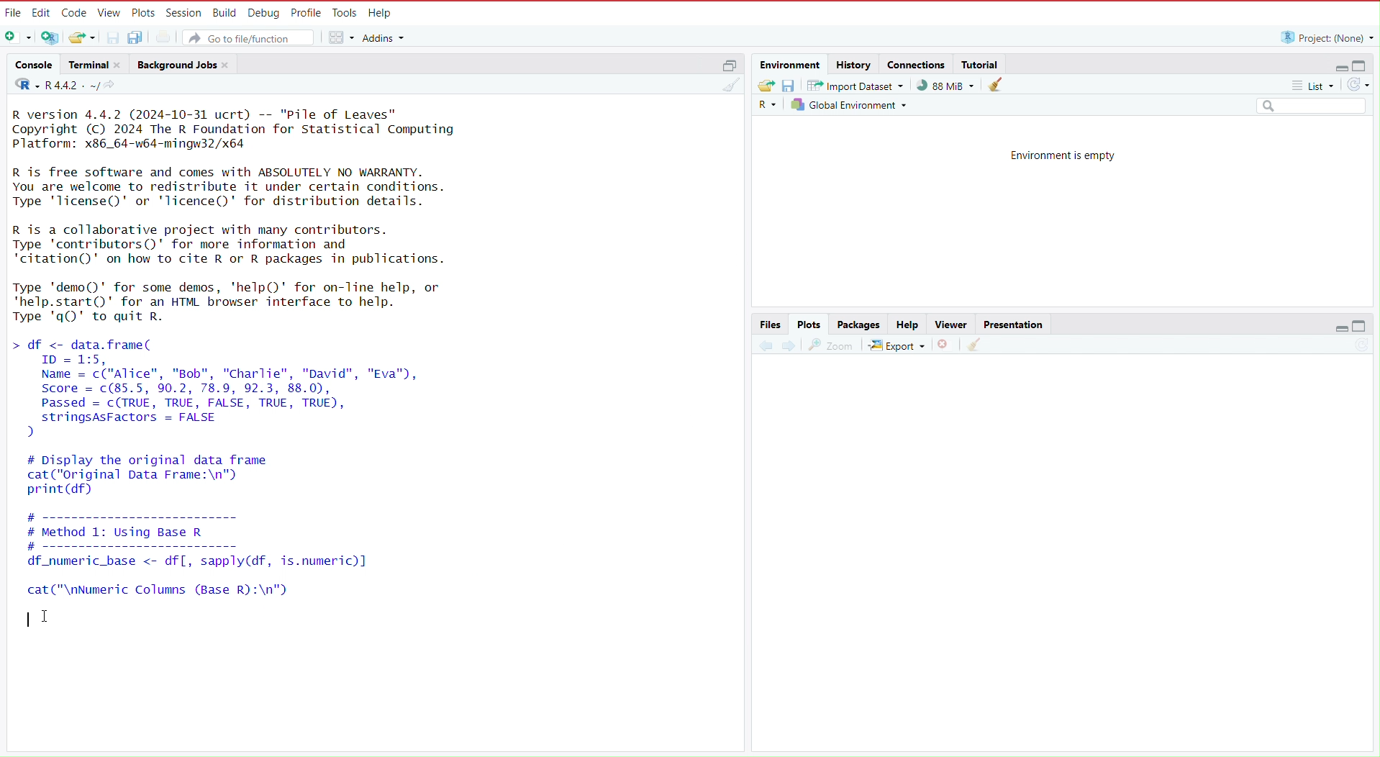  Describe the element at coordinates (385, 37) in the screenshot. I see `addins` at that location.